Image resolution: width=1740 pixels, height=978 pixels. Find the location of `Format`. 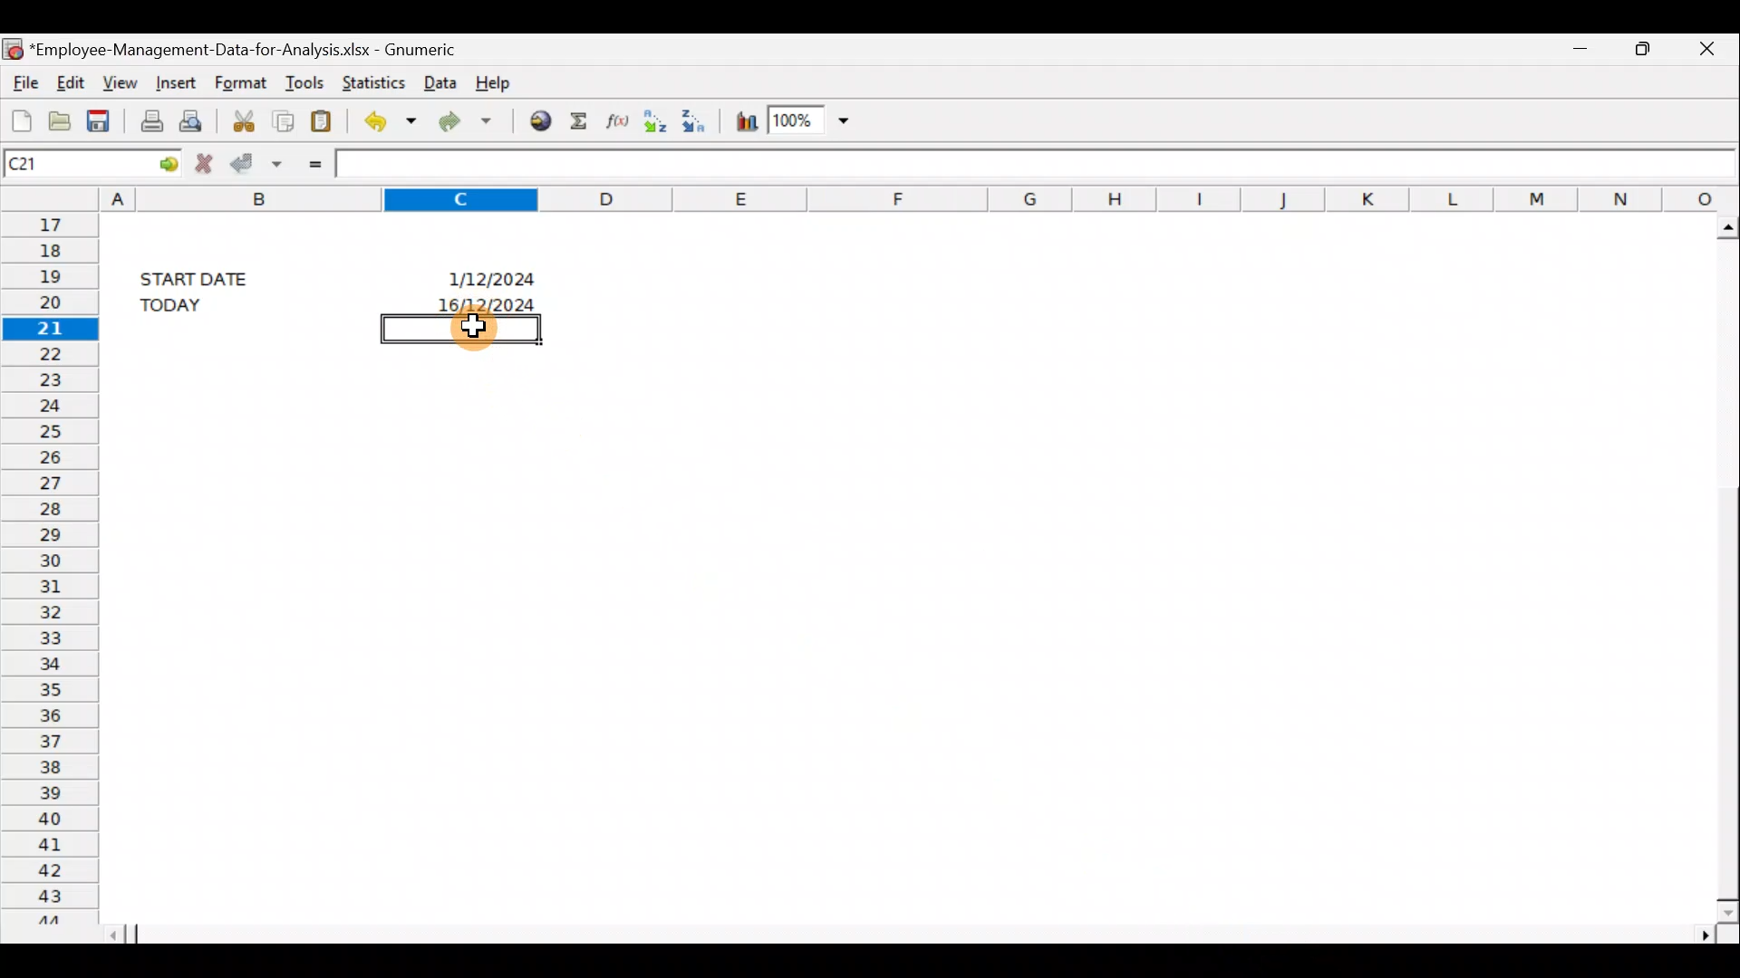

Format is located at coordinates (243, 81).